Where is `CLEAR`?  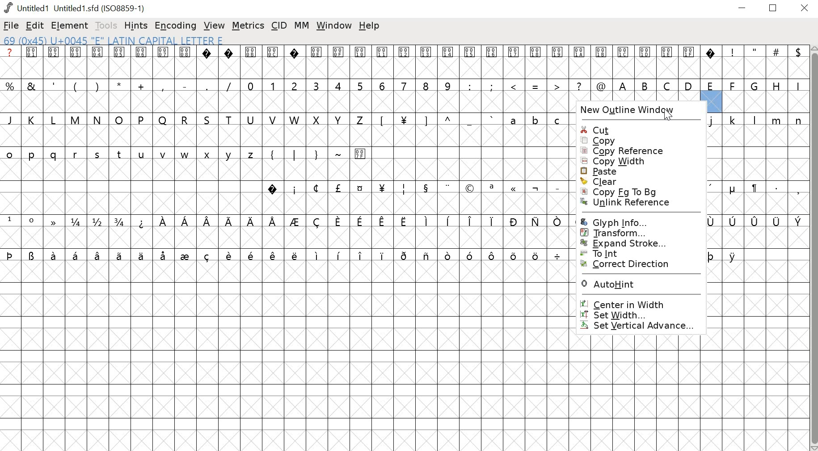
CLEAR is located at coordinates (634, 182).